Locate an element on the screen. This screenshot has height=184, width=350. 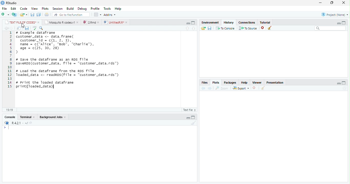
To Source is located at coordinates (248, 28).